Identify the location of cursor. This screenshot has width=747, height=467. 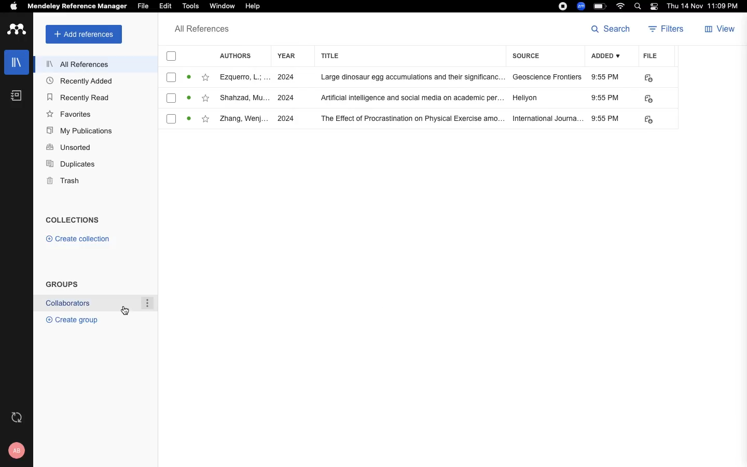
(122, 312).